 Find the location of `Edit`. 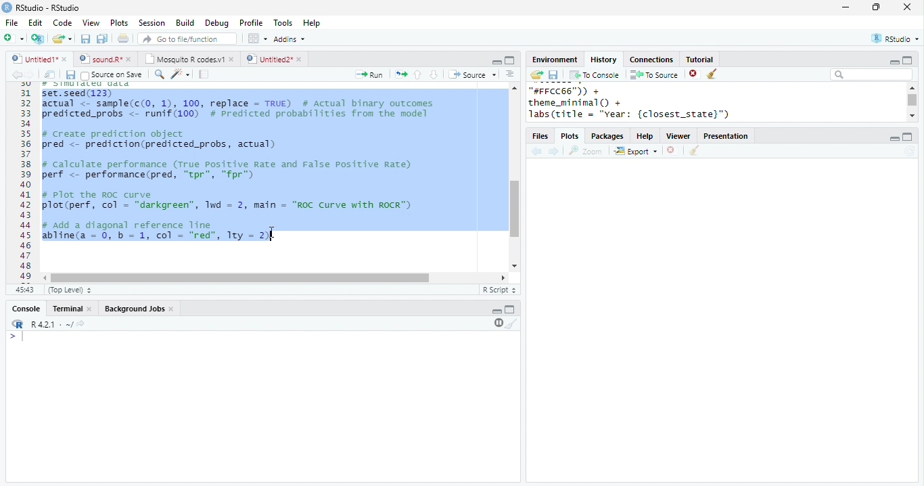

Edit is located at coordinates (35, 23).